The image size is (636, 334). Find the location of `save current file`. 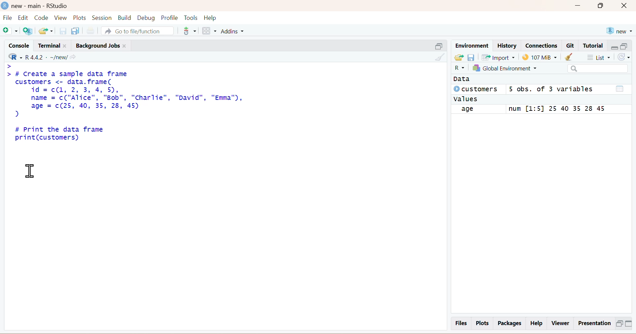

save current file is located at coordinates (63, 30).